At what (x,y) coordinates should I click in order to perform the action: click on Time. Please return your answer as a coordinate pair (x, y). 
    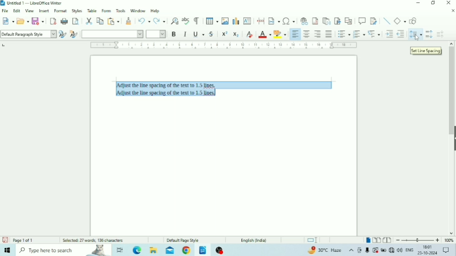
    Looking at the image, I should click on (427, 246).